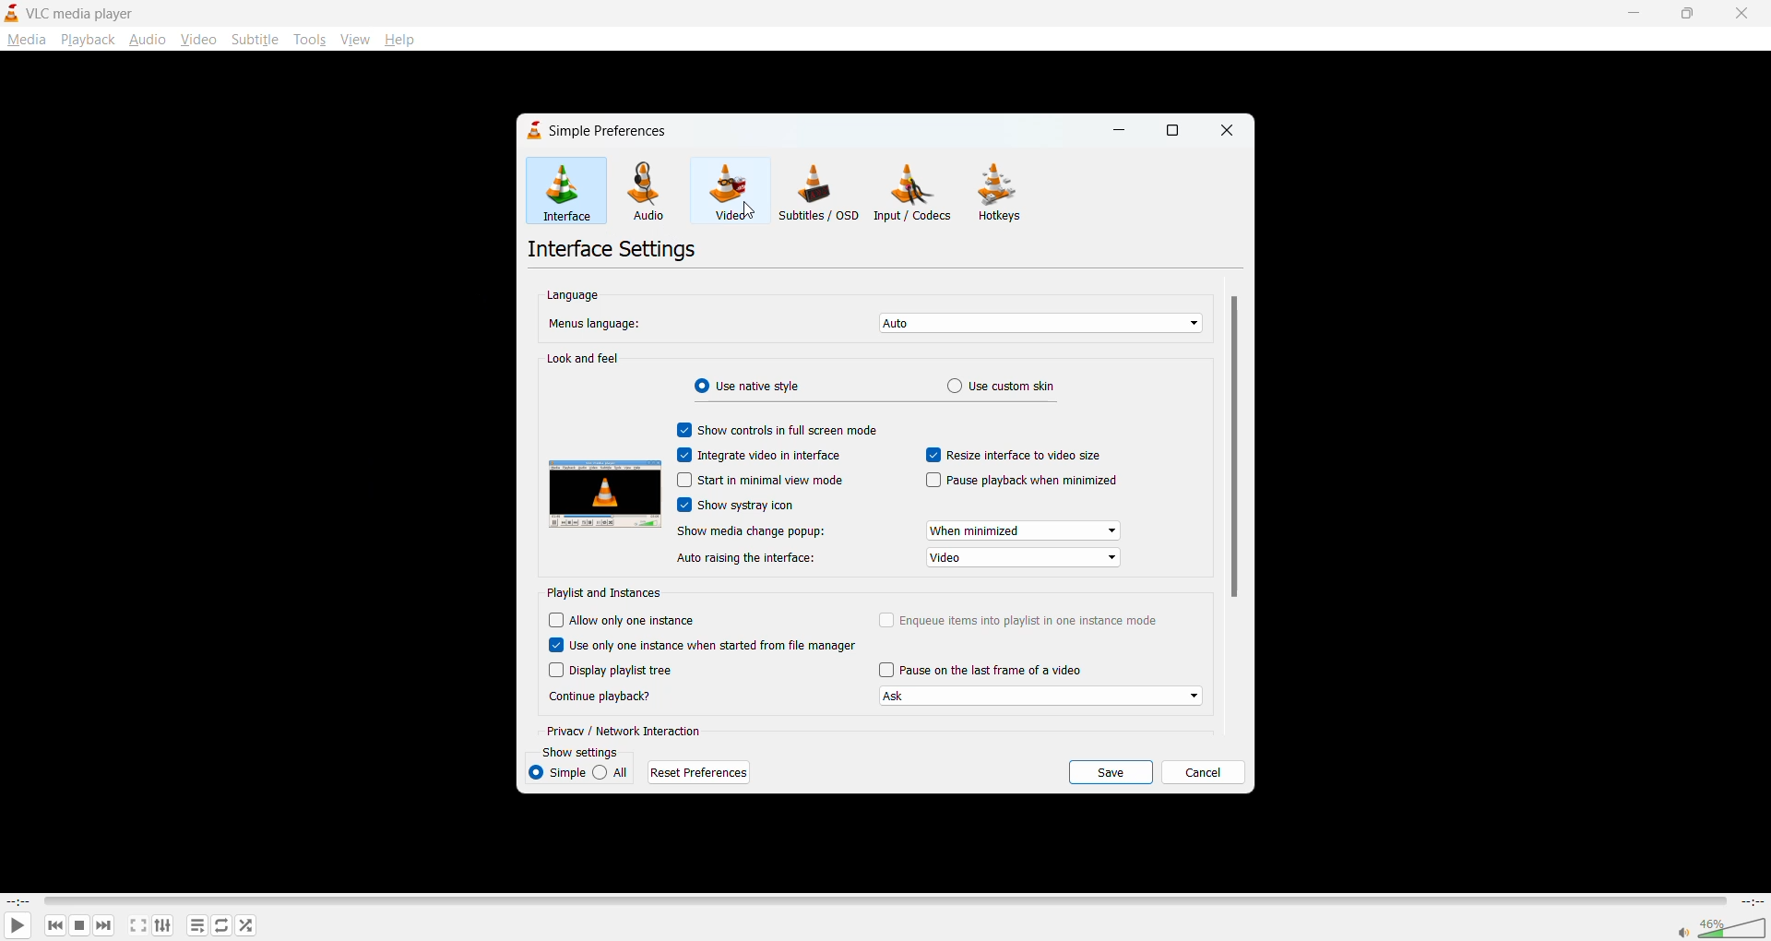 Image resolution: width=1771 pixels, height=941 pixels. Describe the element at coordinates (612, 672) in the screenshot. I see `display playlist tree` at that location.